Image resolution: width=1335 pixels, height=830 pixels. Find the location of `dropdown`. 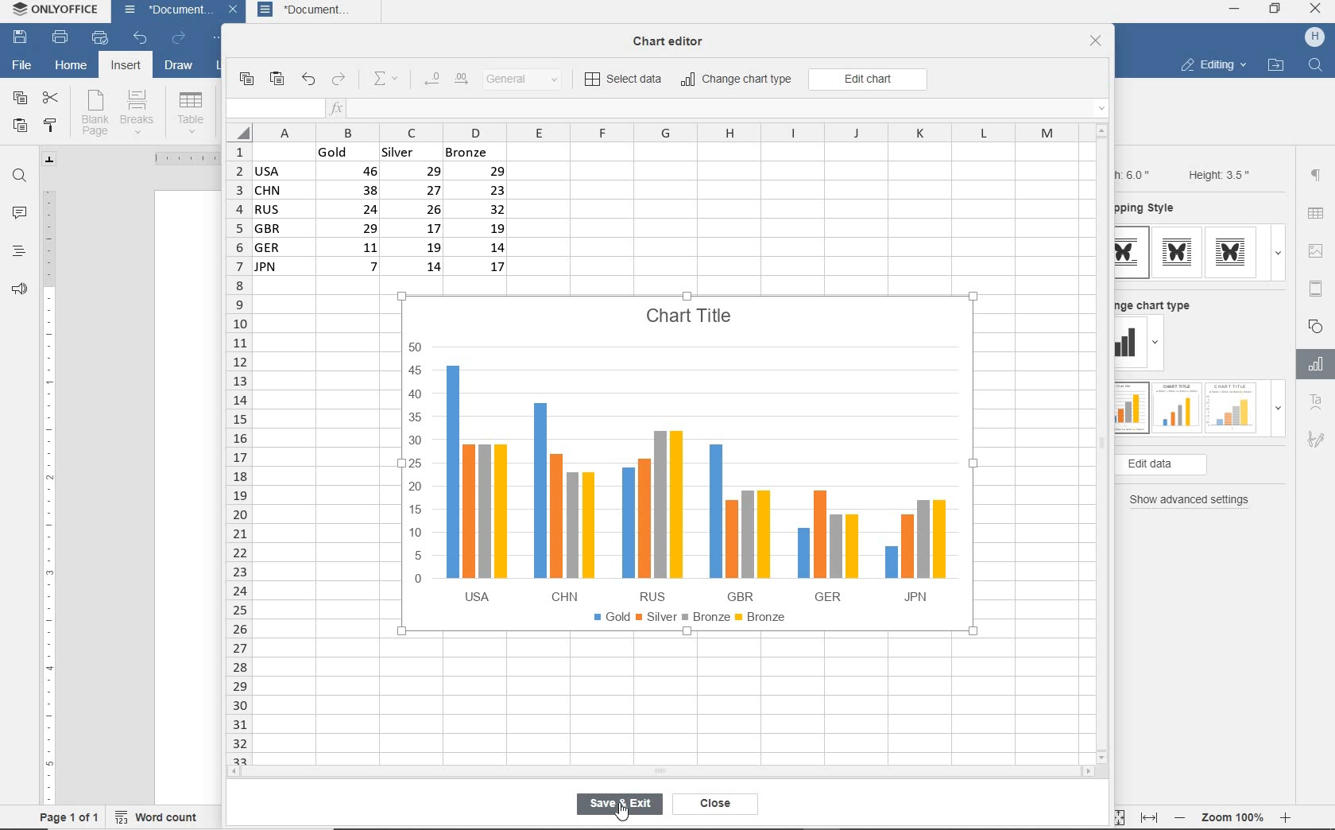

dropdown is located at coordinates (1278, 253).